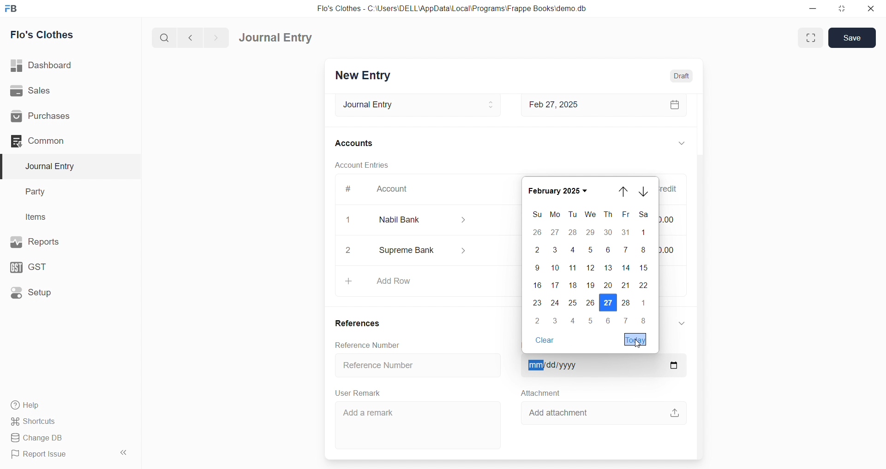 This screenshot has height=469, width=886. I want to click on Accounts, so click(355, 144).